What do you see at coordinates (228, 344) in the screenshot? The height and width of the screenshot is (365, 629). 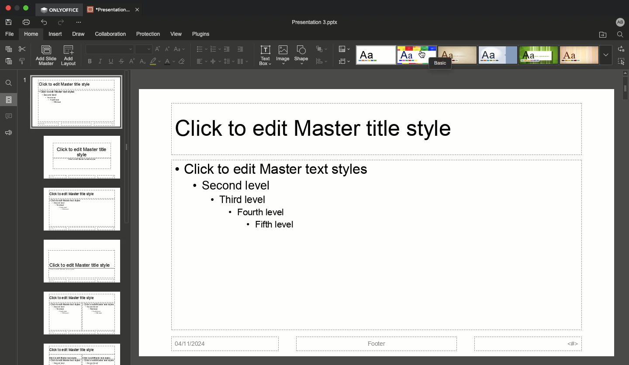 I see `04/11/2024` at bounding box center [228, 344].